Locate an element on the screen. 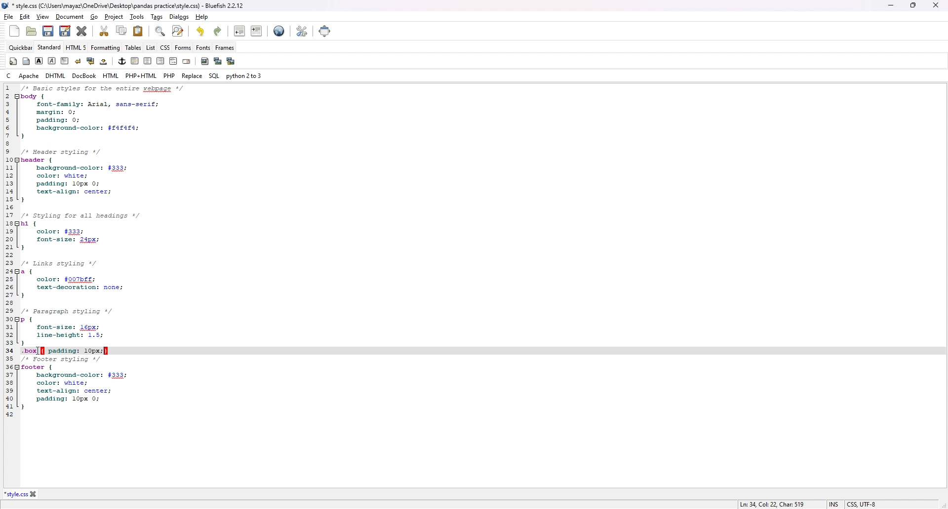 This screenshot has width=948, height=509. advanced find and replace is located at coordinates (178, 31).